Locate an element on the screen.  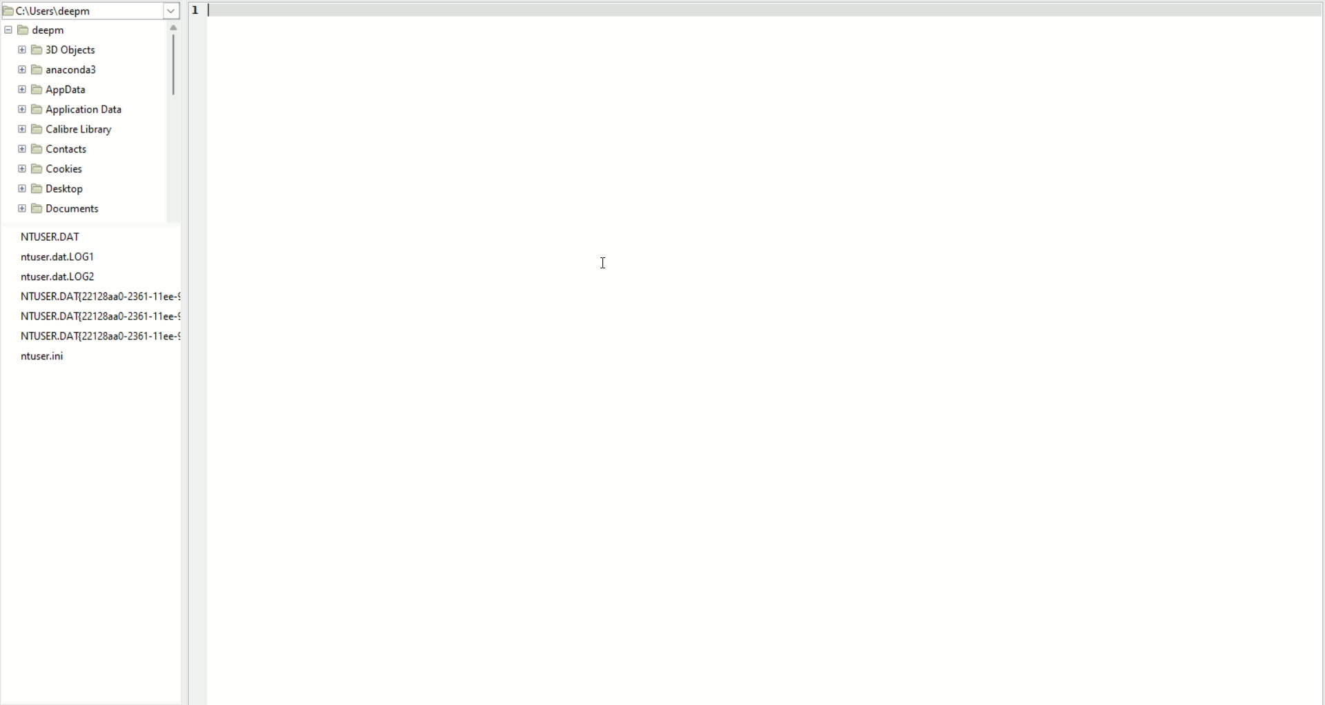
file name is located at coordinates (98, 337).